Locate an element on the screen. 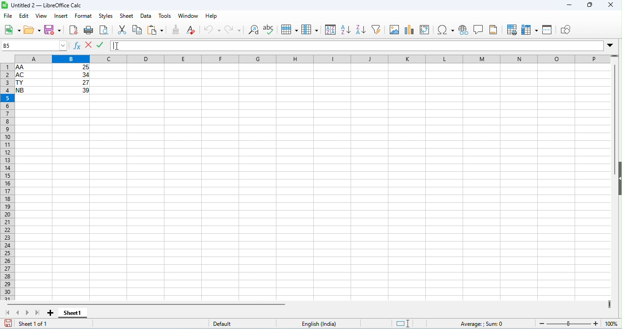 The width and height of the screenshot is (622, 329). standard selection is located at coordinates (404, 324).